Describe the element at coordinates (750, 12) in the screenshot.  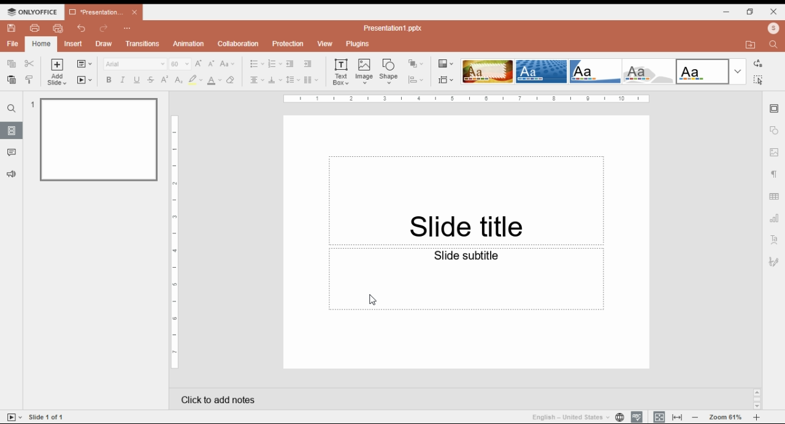
I see `restore` at that location.